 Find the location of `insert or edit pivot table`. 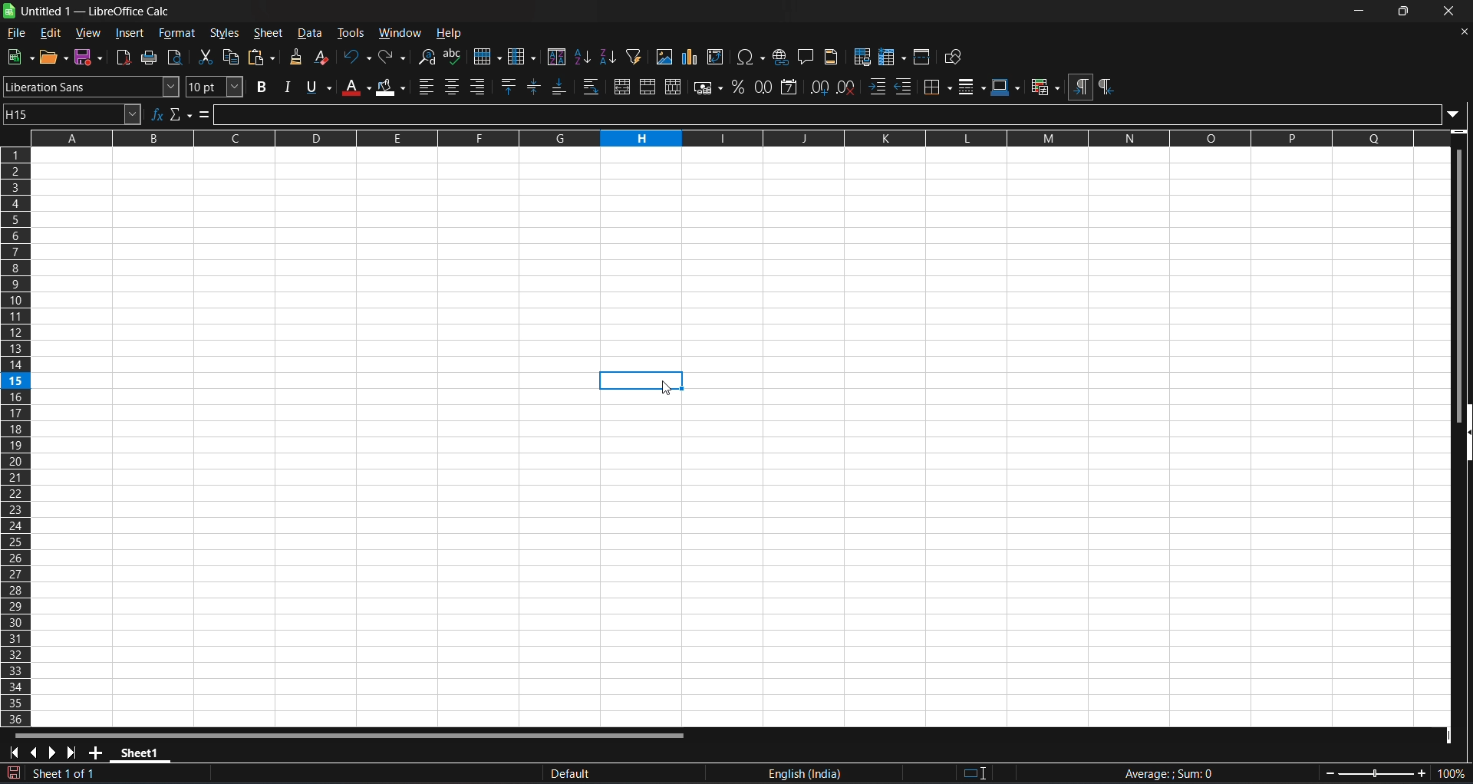

insert or edit pivot table is located at coordinates (715, 58).